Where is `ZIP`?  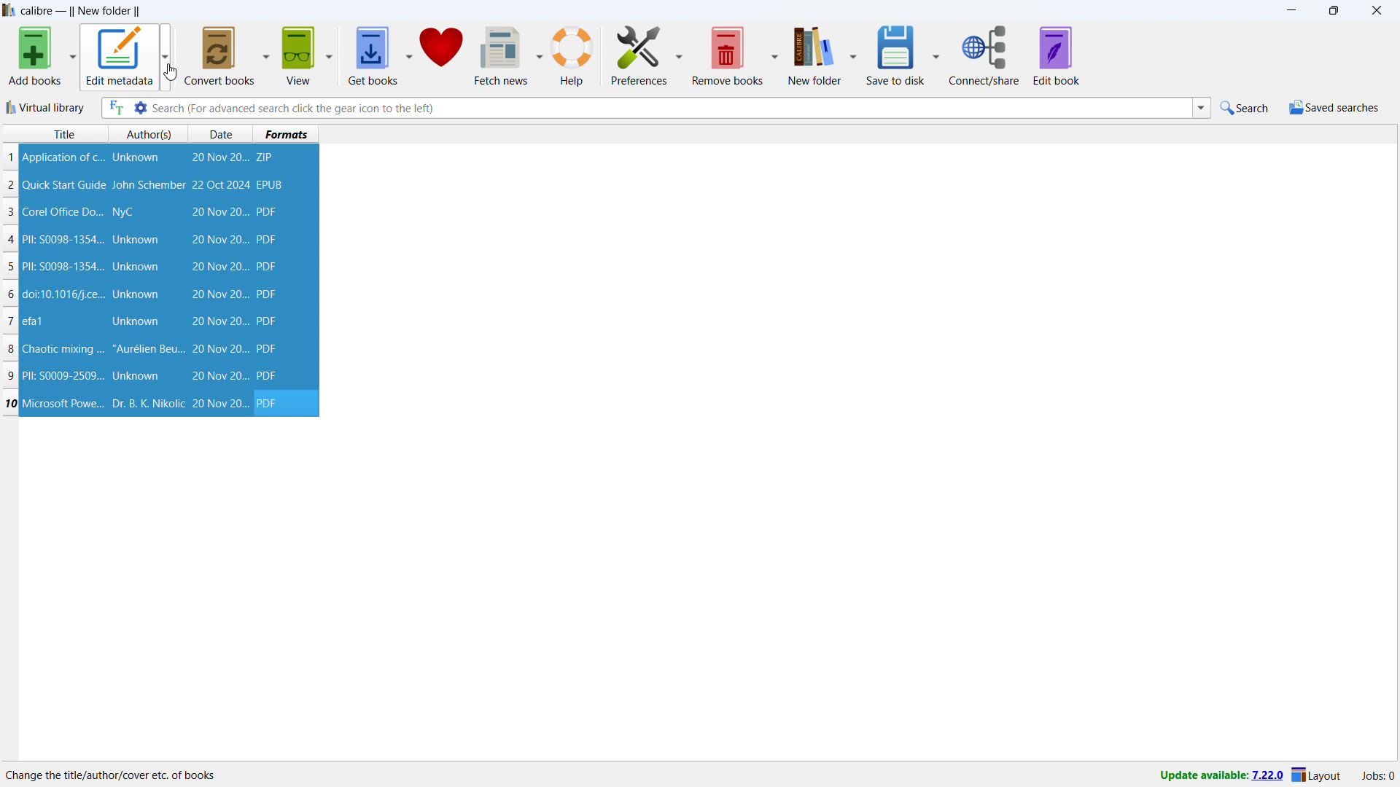
ZIP is located at coordinates (267, 157).